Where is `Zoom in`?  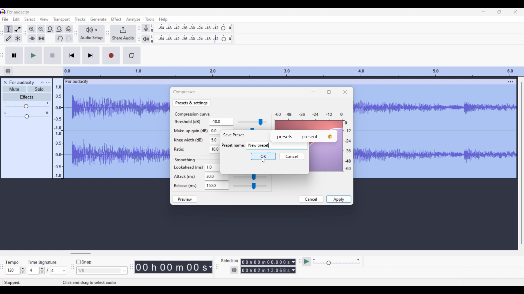
Zoom in is located at coordinates (32, 29).